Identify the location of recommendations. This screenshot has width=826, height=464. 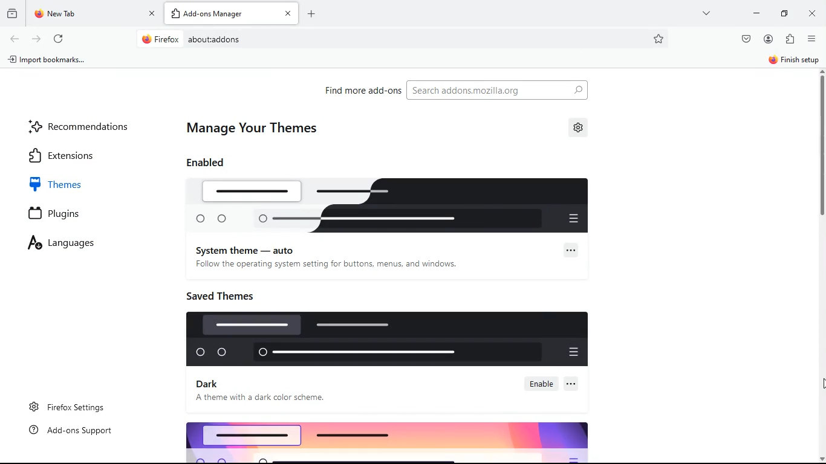
(82, 126).